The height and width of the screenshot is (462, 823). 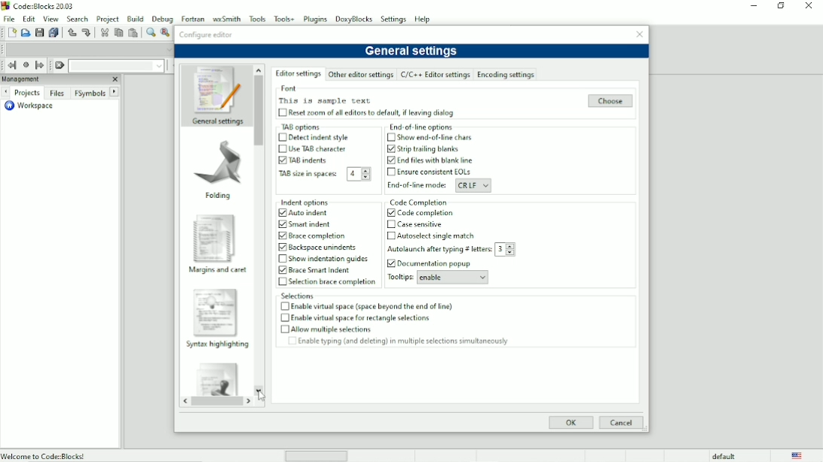 What do you see at coordinates (215, 88) in the screenshot?
I see `Image` at bounding box center [215, 88].